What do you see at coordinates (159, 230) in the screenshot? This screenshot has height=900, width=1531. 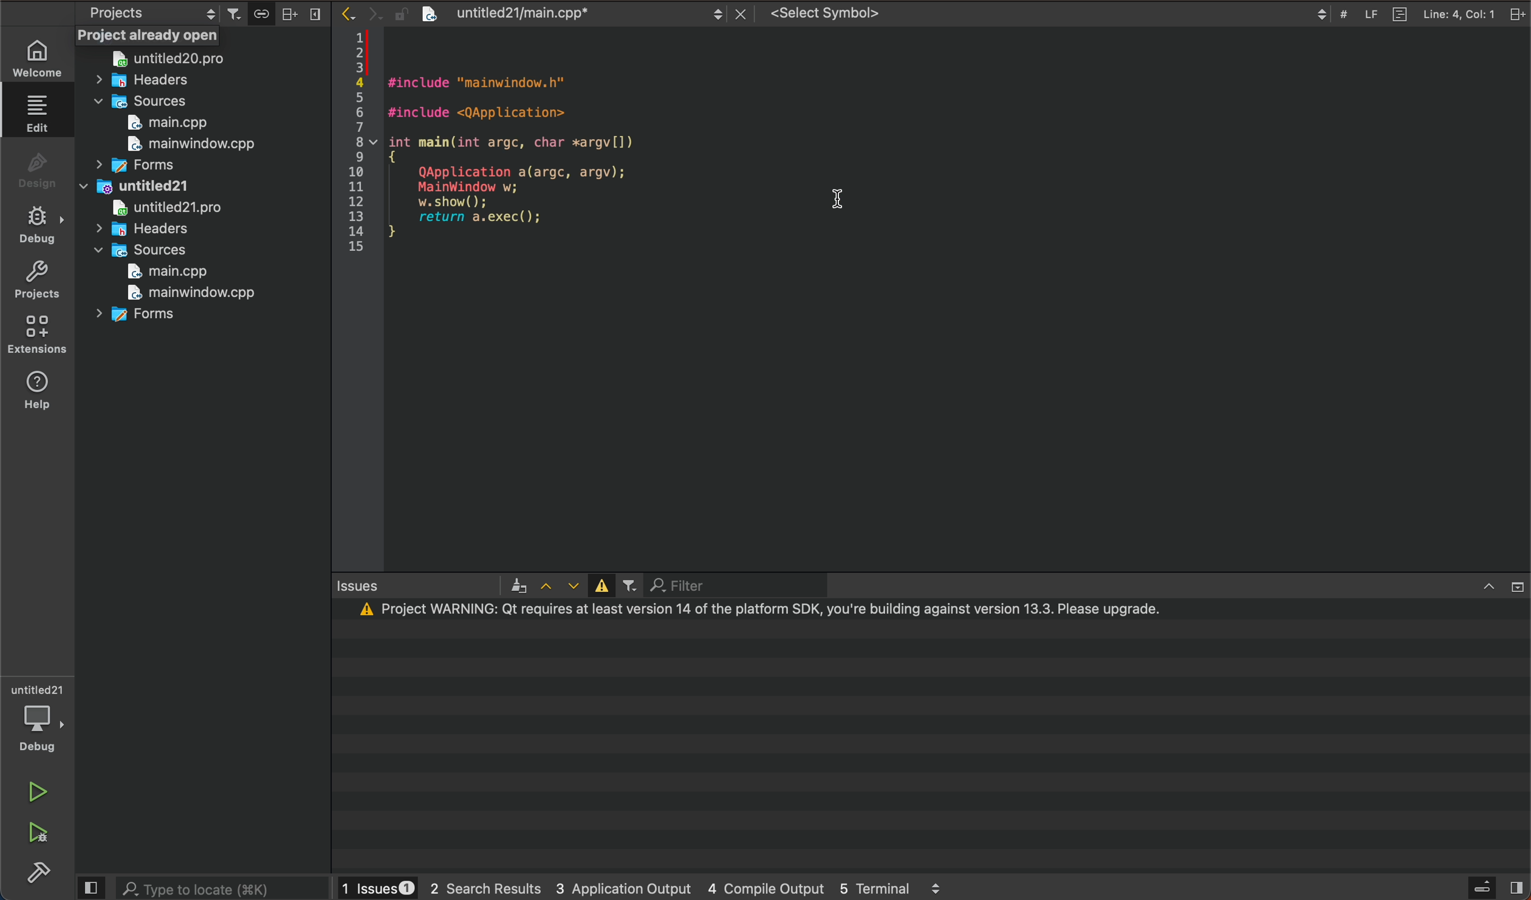 I see `headers` at bounding box center [159, 230].